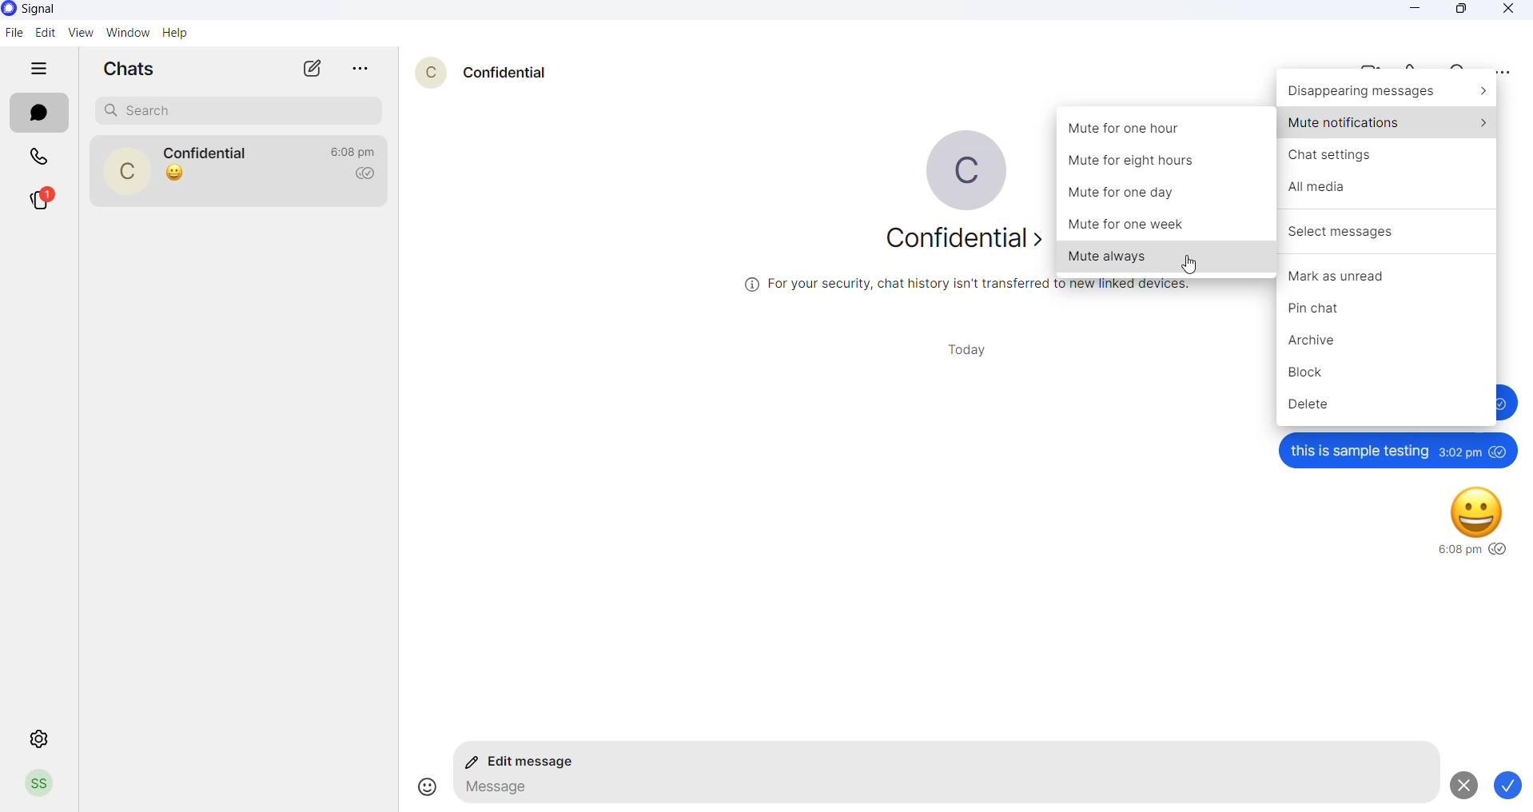  I want to click on emojis, so click(421, 786).